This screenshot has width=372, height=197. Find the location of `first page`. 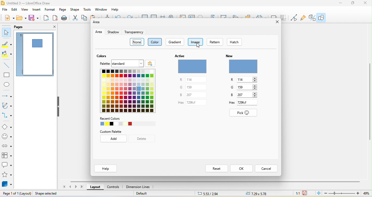

first page is located at coordinates (64, 186).